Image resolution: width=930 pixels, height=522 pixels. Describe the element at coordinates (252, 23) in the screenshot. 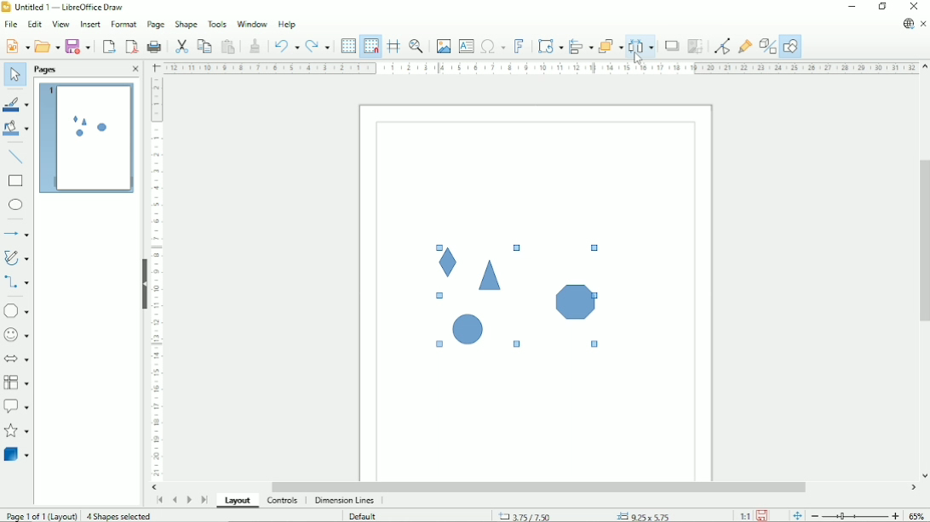

I see `Window` at that location.